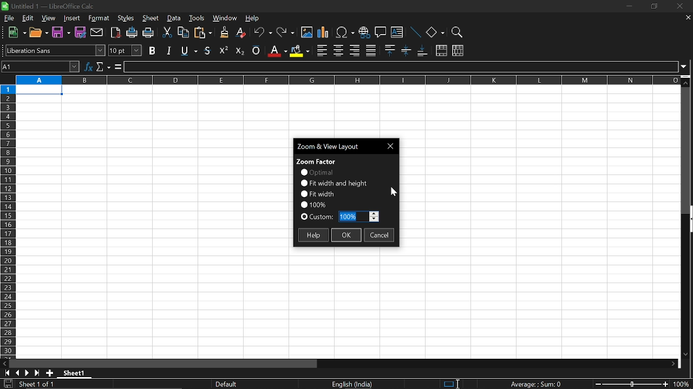  I want to click on insert image, so click(307, 32).